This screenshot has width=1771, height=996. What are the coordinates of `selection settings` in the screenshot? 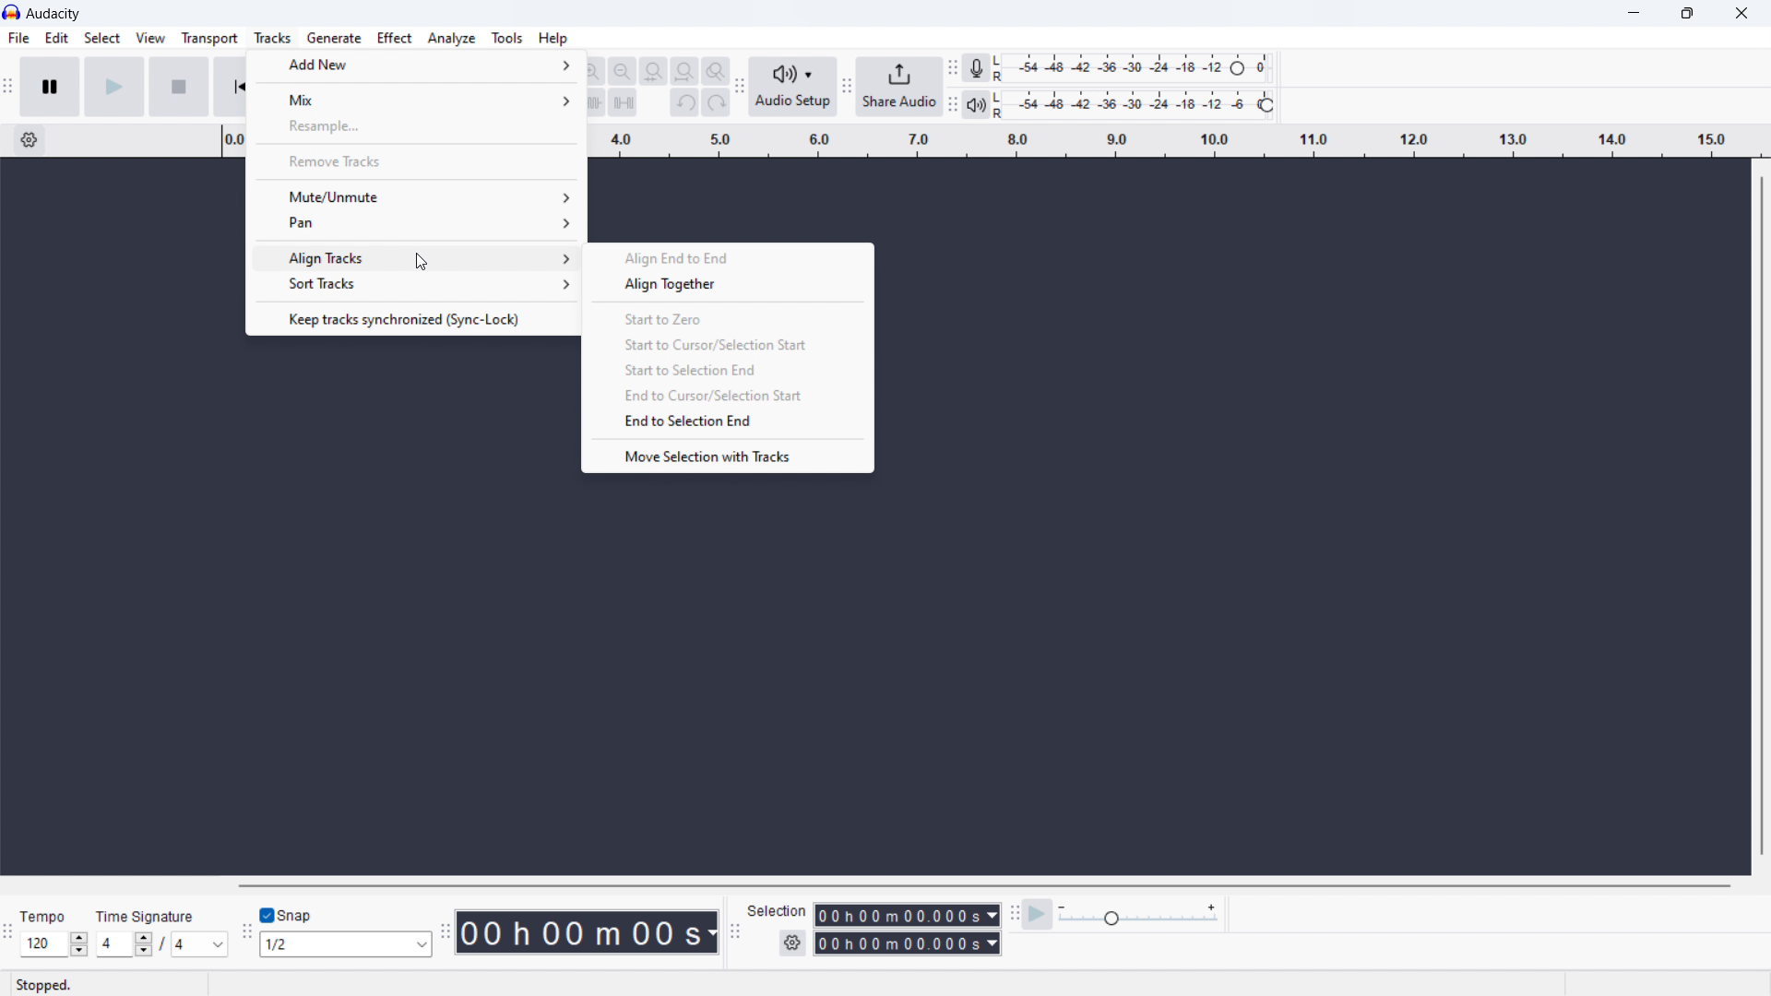 It's located at (791, 943).